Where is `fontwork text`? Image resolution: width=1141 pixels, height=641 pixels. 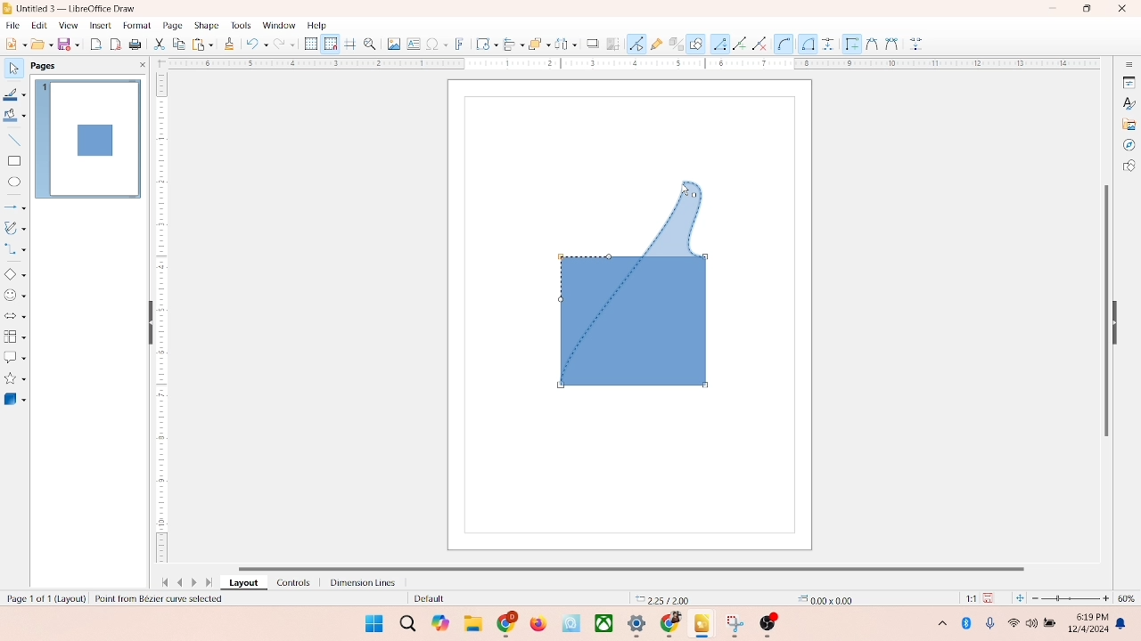 fontwork text is located at coordinates (460, 42).